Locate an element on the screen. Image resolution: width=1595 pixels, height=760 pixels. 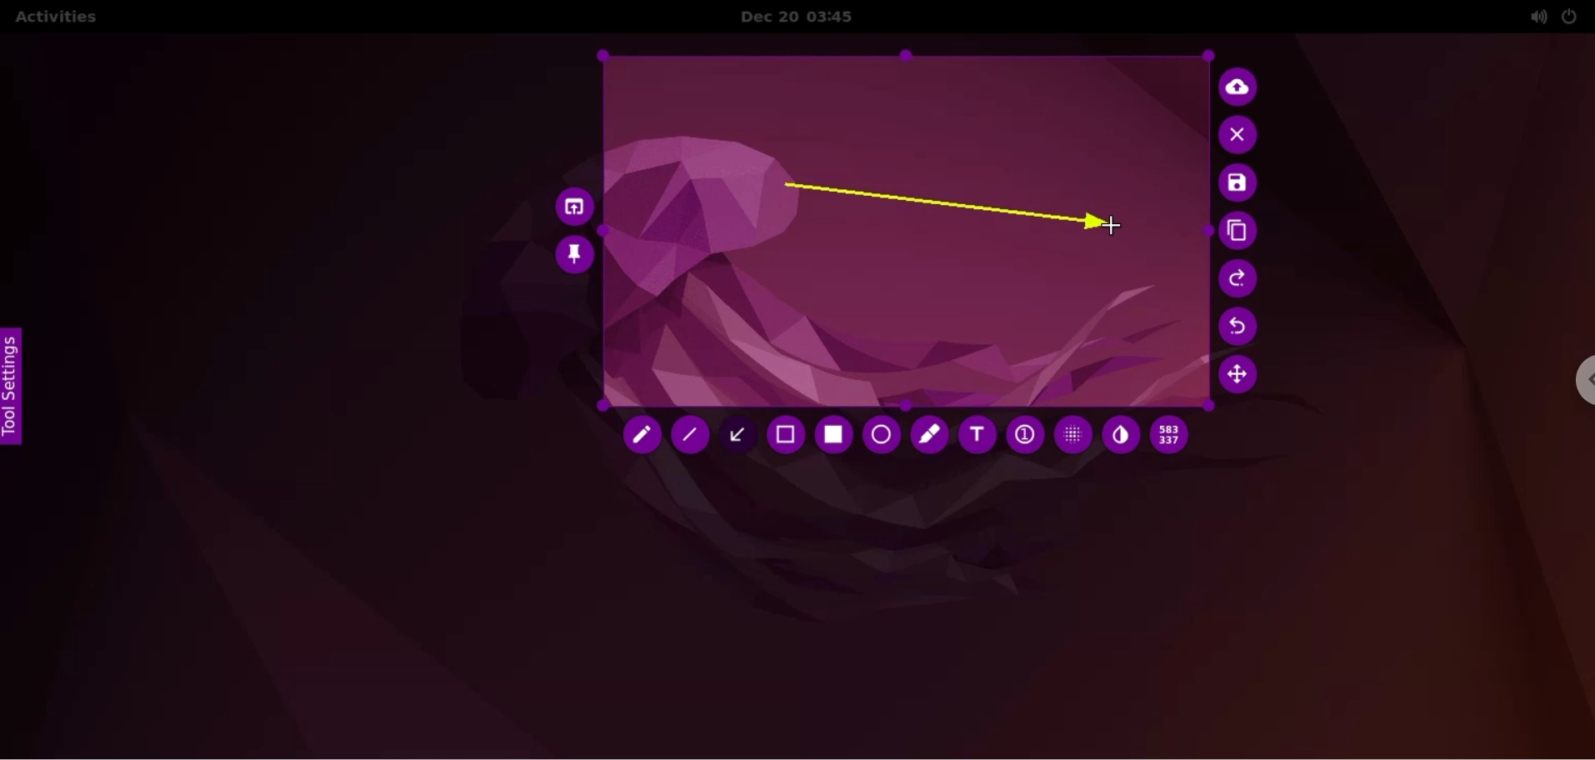
move selection is located at coordinates (1243, 378).